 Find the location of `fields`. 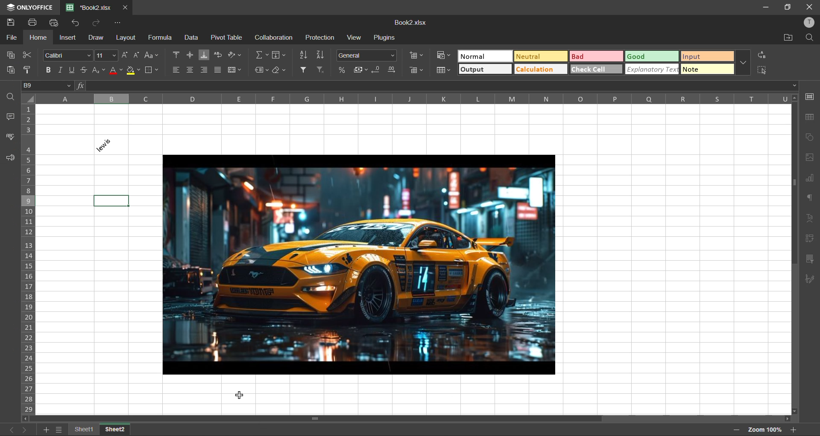

fields is located at coordinates (279, 55).